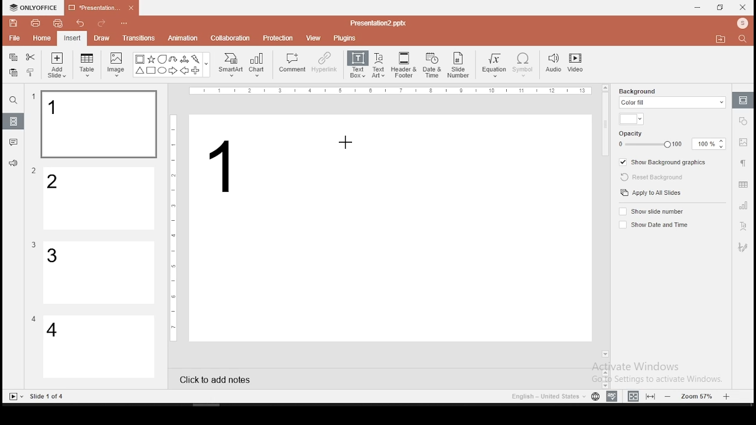  What do you see at coordinates (232, 37) in the screenshot?
I see `collaboration` at bounding box center [232, 37].